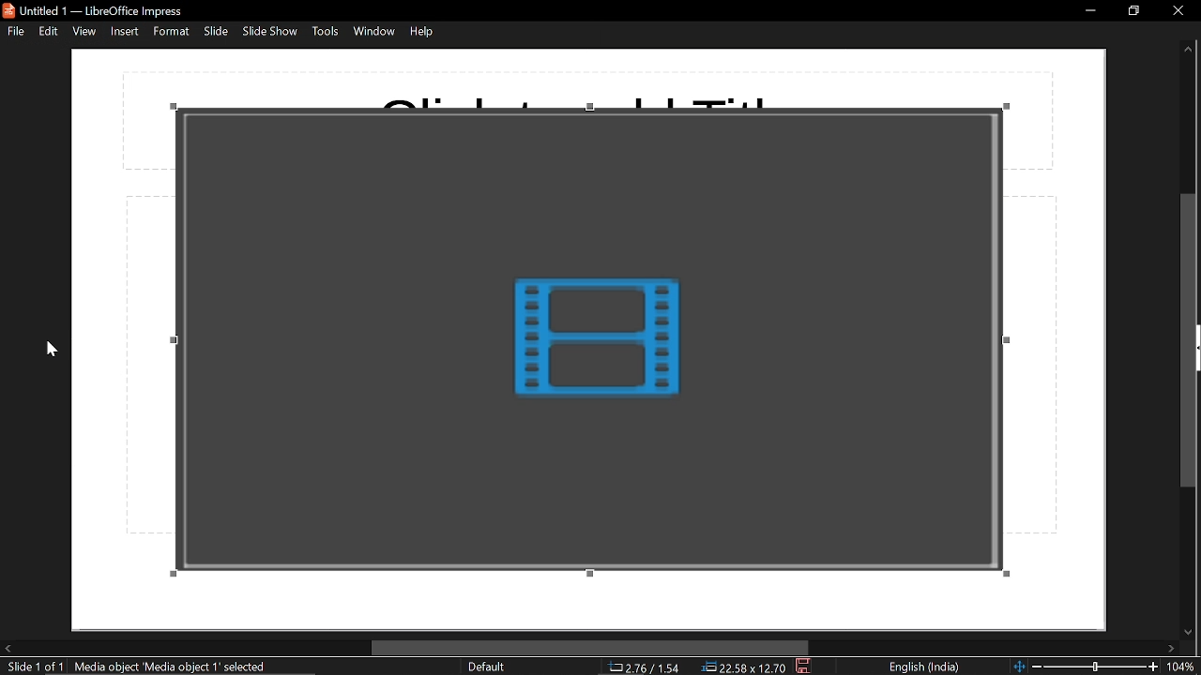 Image resolution: width=1201 pixels, height=675 pixels. Describe the element at coordinates (8, 649) in the screenshot. I see `move left` at that location.